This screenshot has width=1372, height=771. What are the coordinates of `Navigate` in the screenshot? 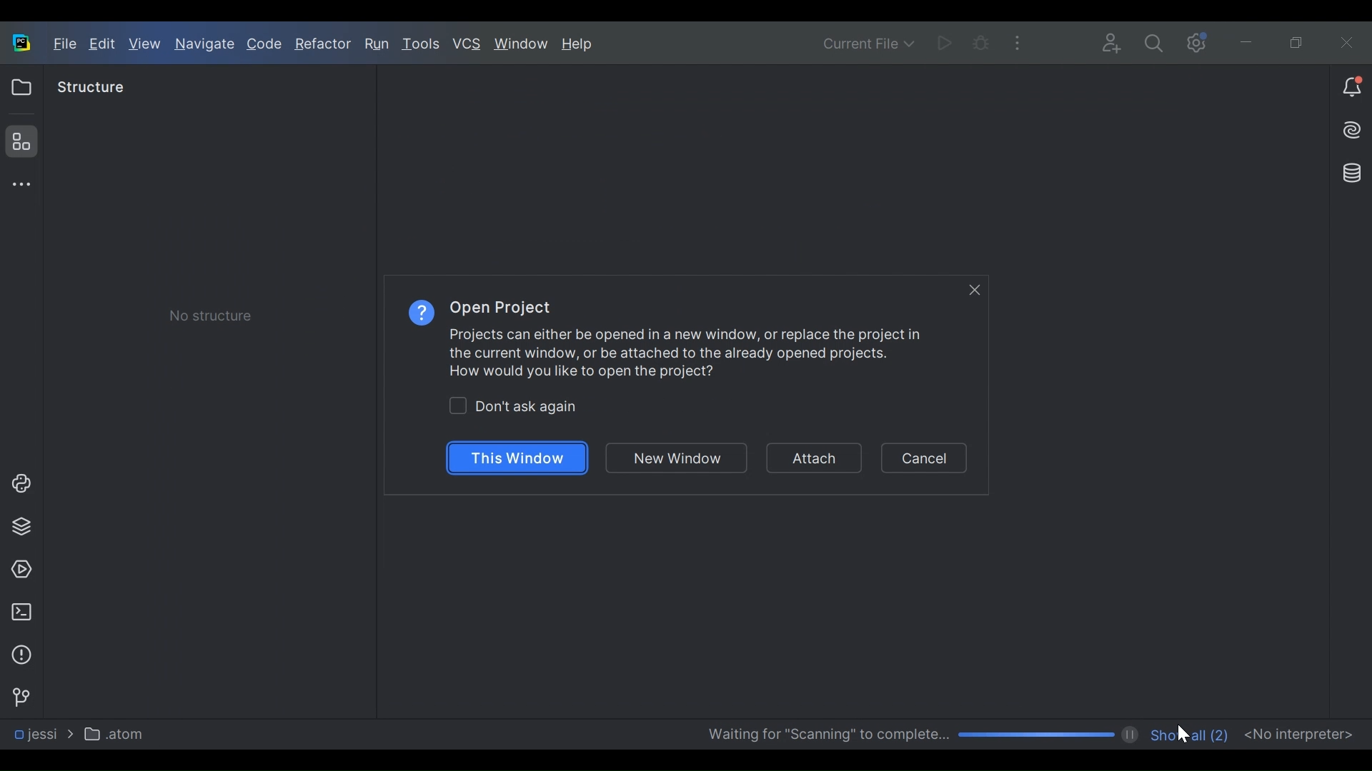 It's located at (204, 46).